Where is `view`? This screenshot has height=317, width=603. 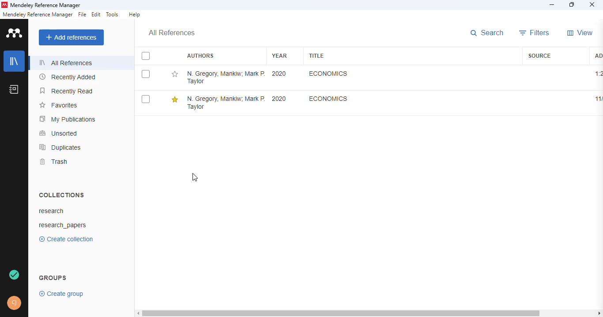 view is located at coordinates (580, 33).